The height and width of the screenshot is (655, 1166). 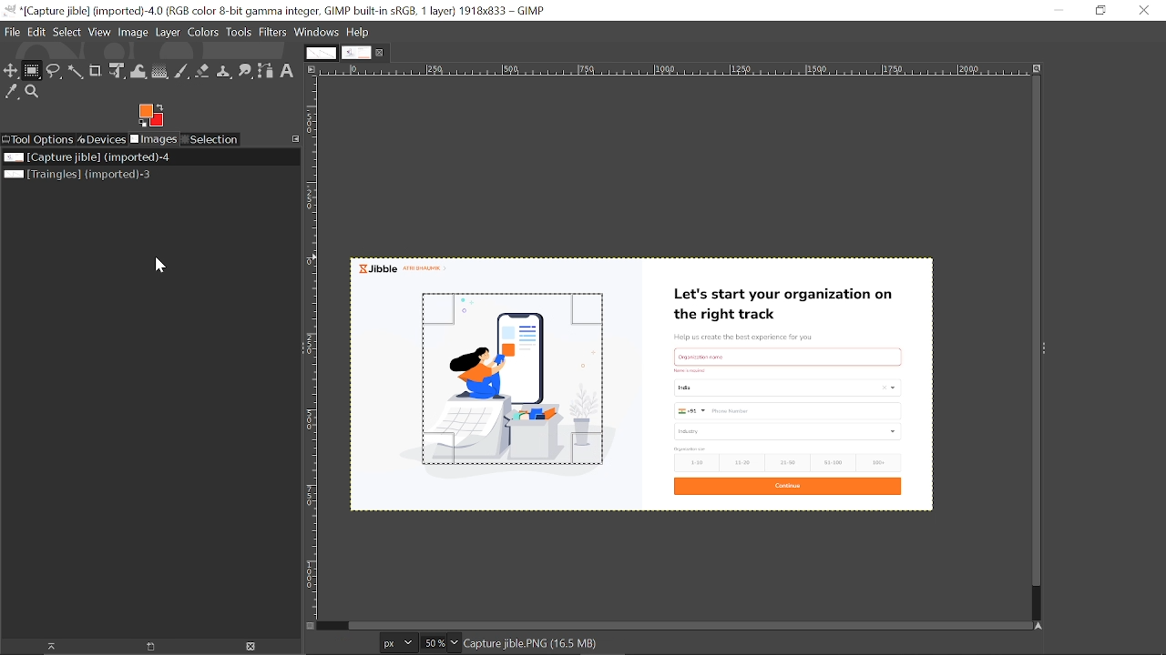 I want to click on Close image, so click(x=253, y=646).